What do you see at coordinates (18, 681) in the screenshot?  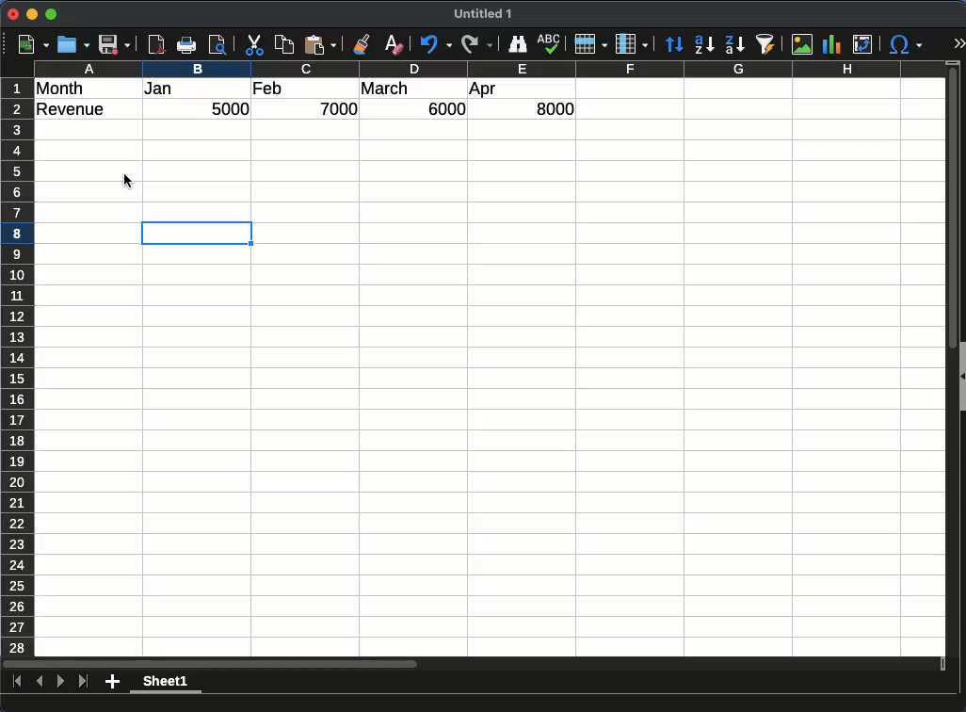 I see `first sheet` at bounding box center [18, 681].